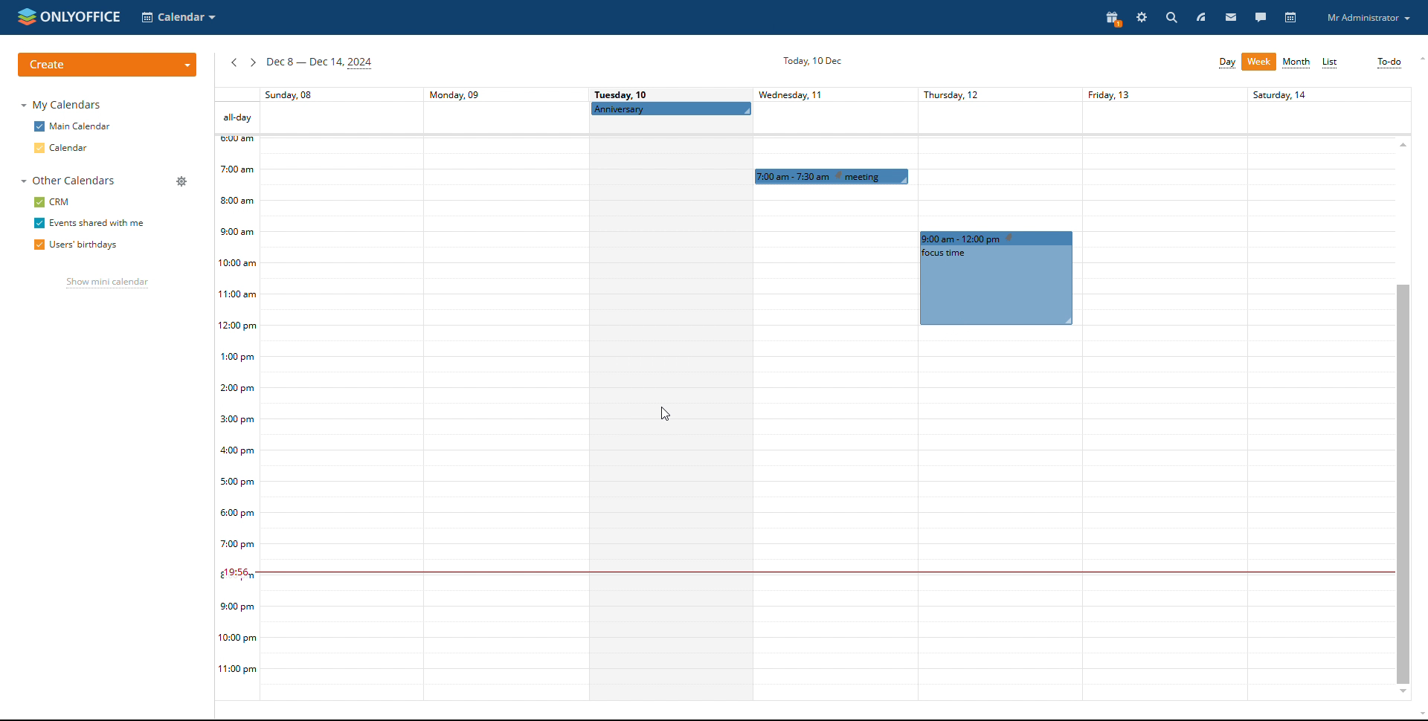  What do you see at coordinates (66, 181) in the screenshot?
I see `other calendars` at bounding box center [66, 181].